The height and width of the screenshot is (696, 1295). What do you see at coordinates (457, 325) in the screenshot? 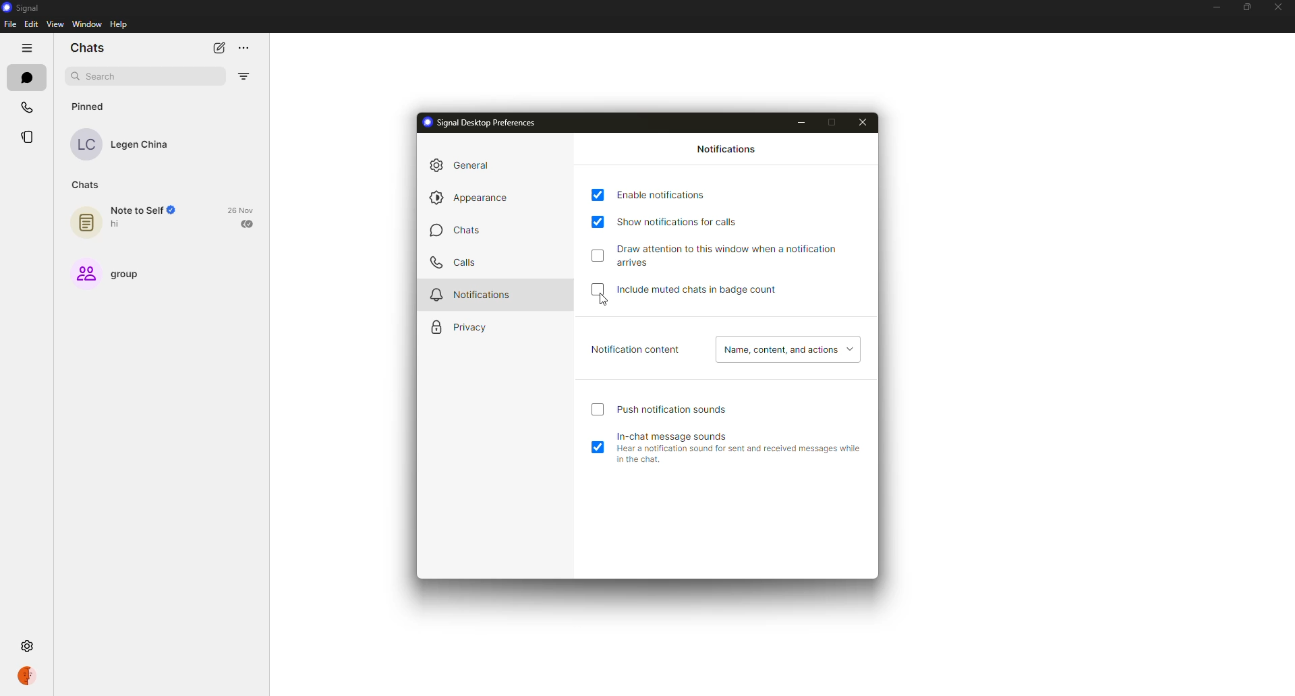
I see `privacy` at bounding box center [457, 325].